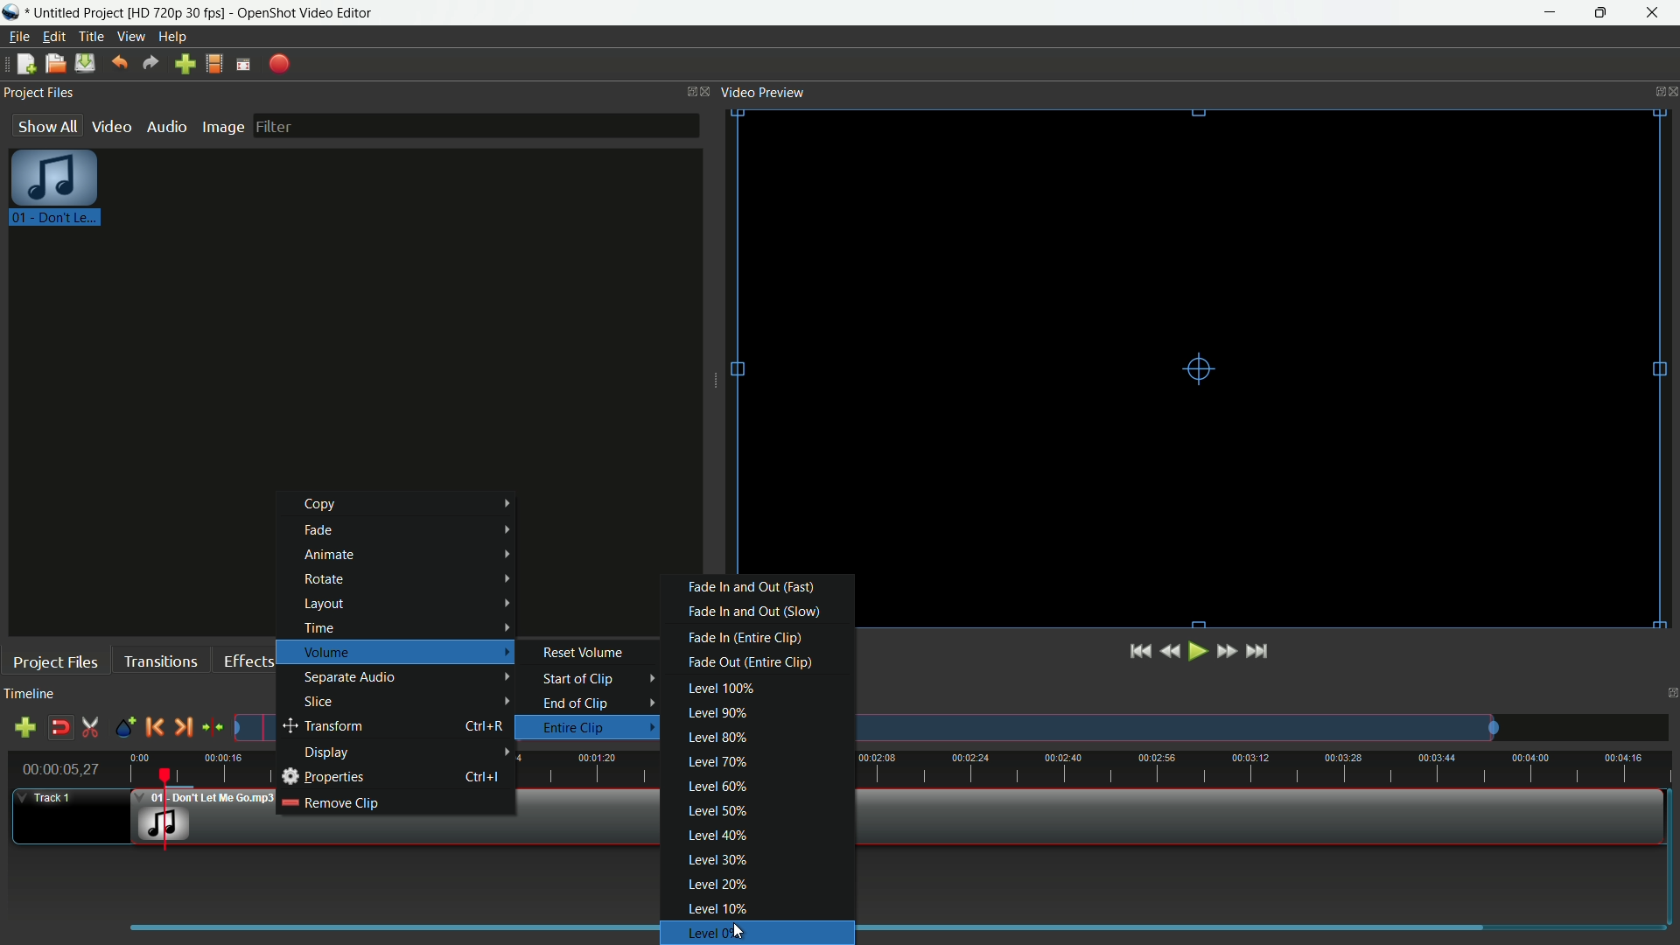 This screenshot has height=945, width=1680. Describe the element at coordinates (92, 36) in the screenshot. I see `title menu` at that location.